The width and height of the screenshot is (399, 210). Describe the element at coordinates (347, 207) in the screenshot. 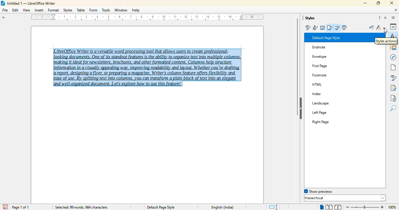

I see `zoom out` at that location.